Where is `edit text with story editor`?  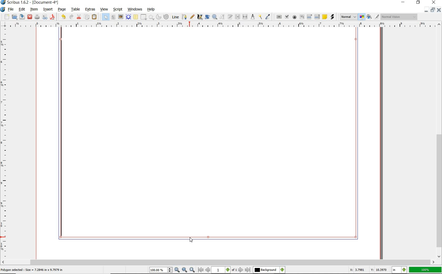 edit text with story editor is located at coordinates (230, 17).